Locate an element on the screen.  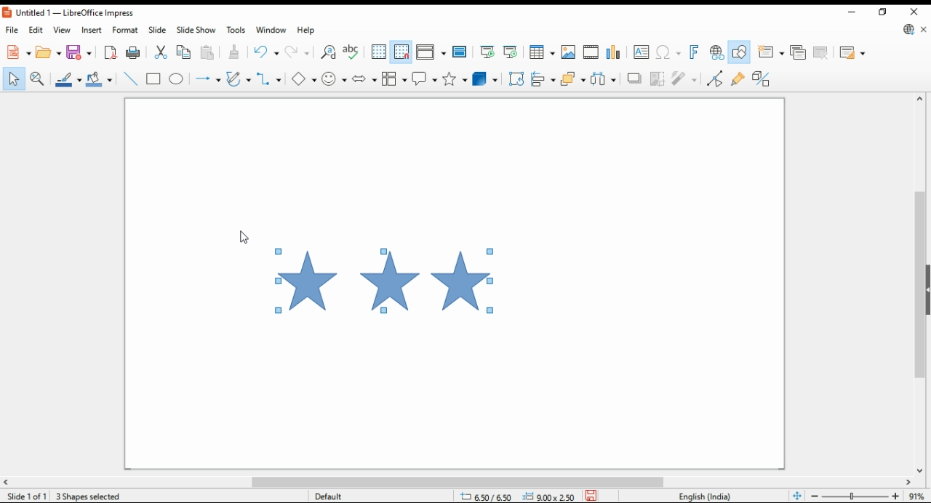
close document is located at coordinates (922, 28).